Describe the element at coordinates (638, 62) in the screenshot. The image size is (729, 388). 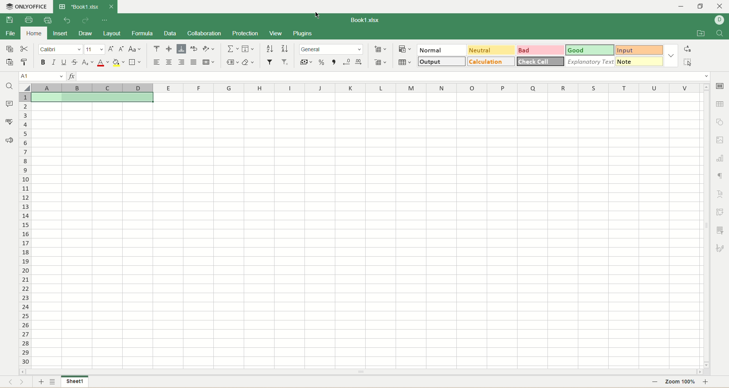
I see `note` at that location.